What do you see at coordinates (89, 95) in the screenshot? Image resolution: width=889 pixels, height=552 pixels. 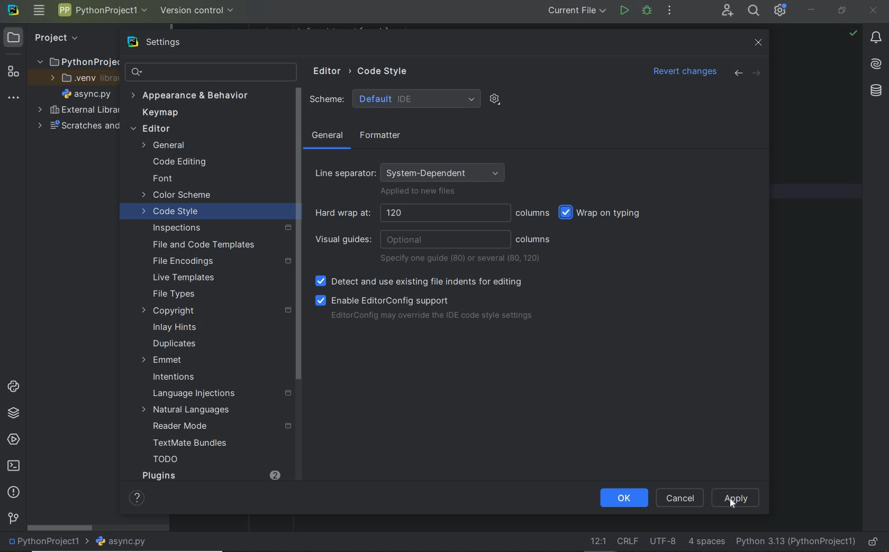 I see `file name` at bounding box center [89, 95].